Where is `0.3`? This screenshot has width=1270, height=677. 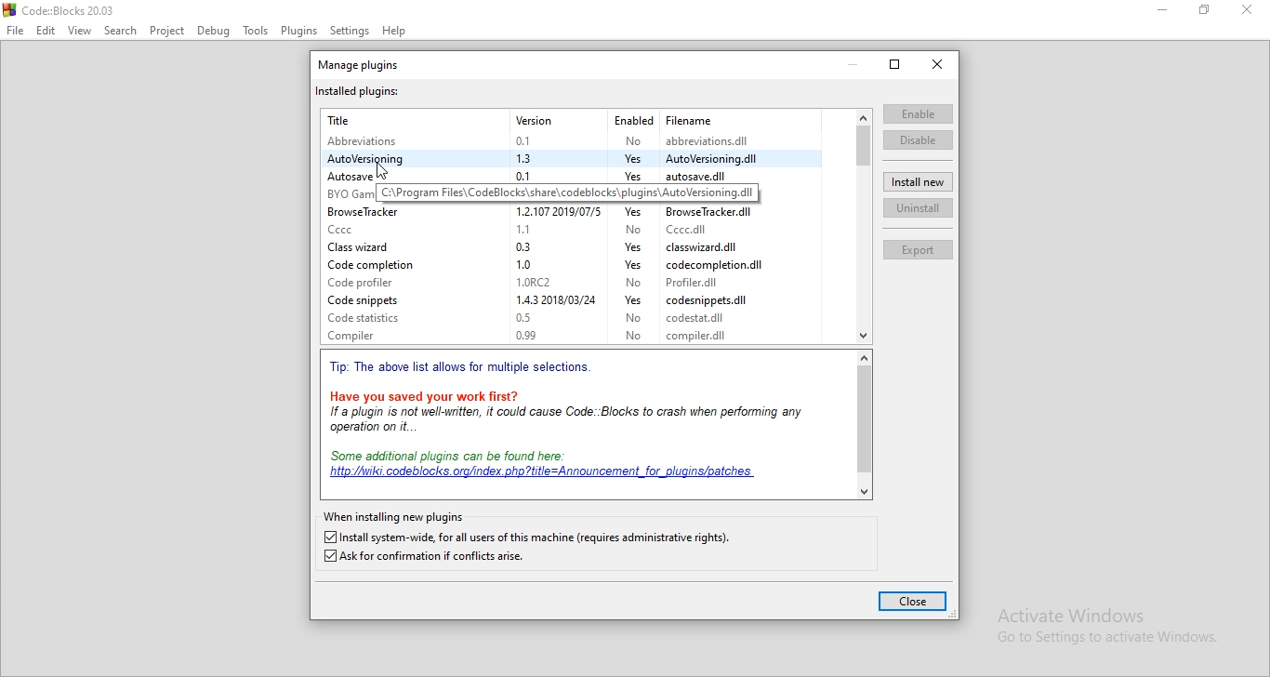 0.3 is located at coordinates (529, 245).